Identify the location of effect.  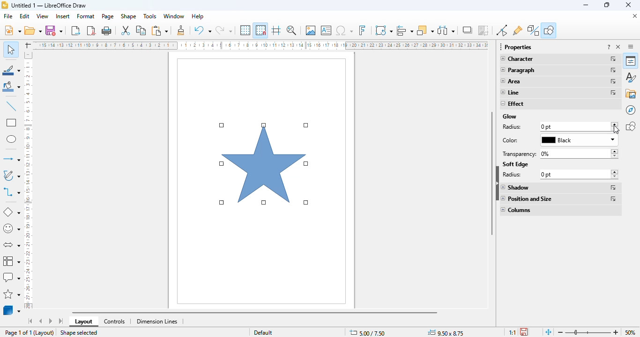
(513, 103).